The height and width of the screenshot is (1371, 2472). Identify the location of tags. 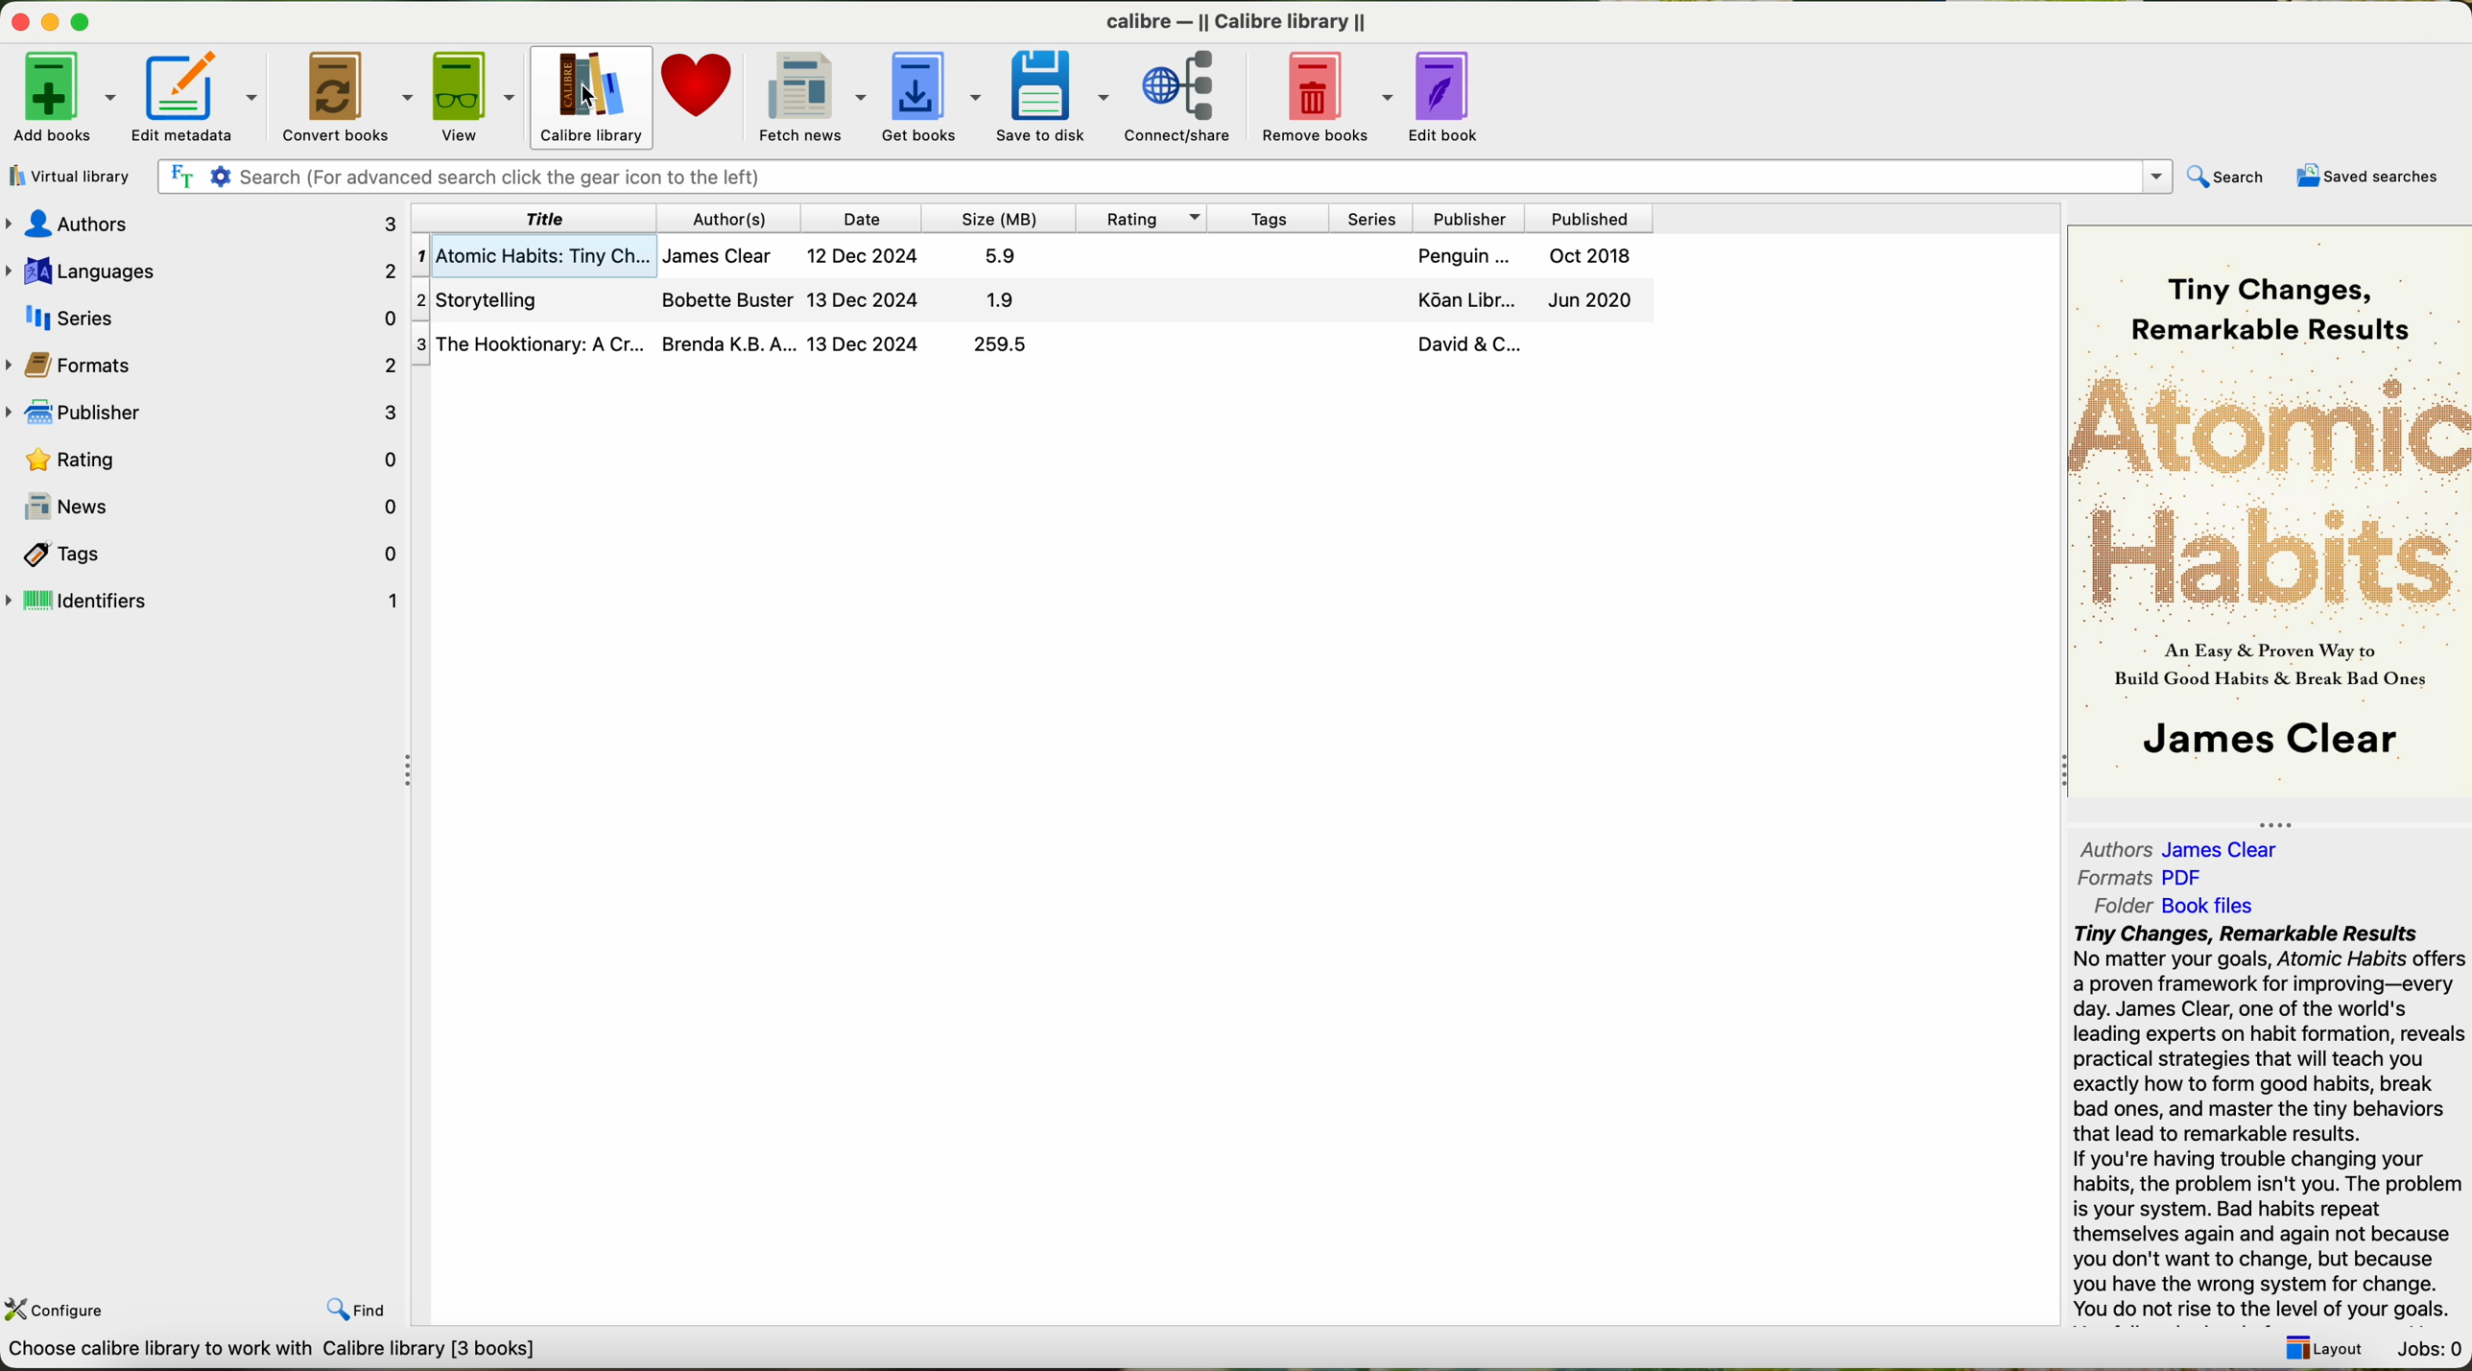
(205, 552).